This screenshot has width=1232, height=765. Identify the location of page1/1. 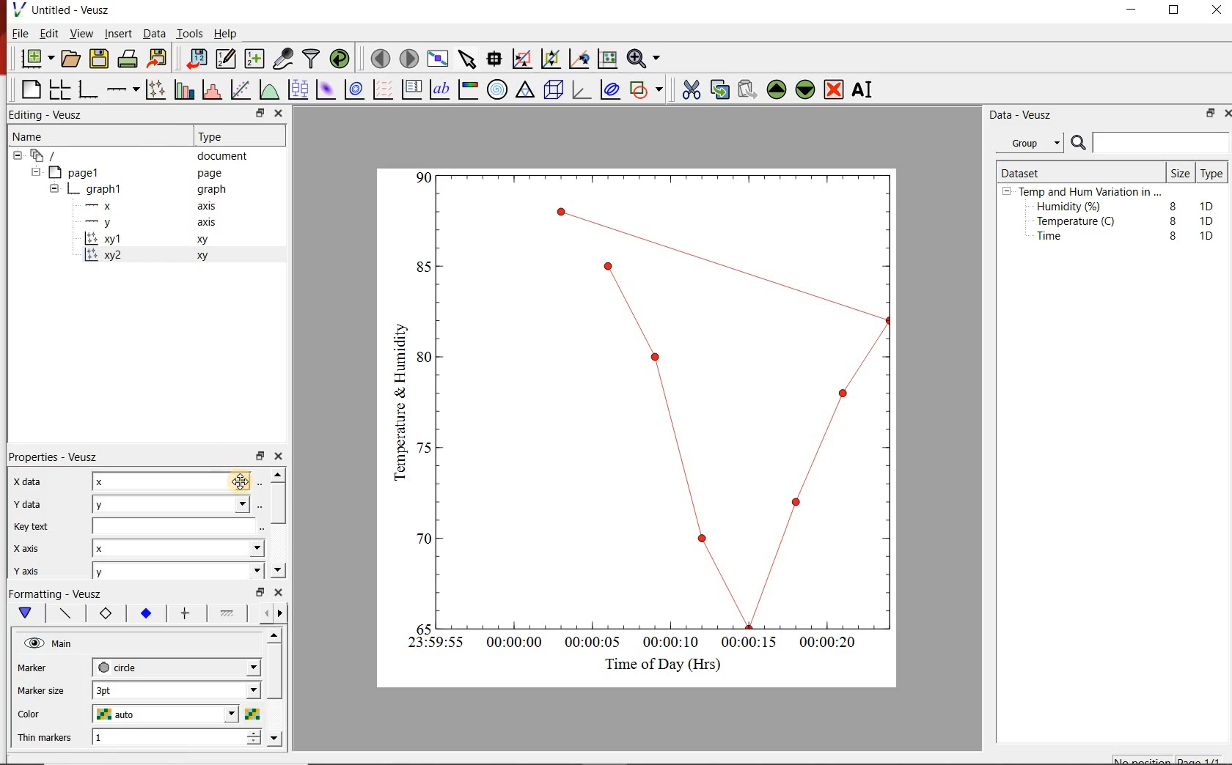
(1203, 758).